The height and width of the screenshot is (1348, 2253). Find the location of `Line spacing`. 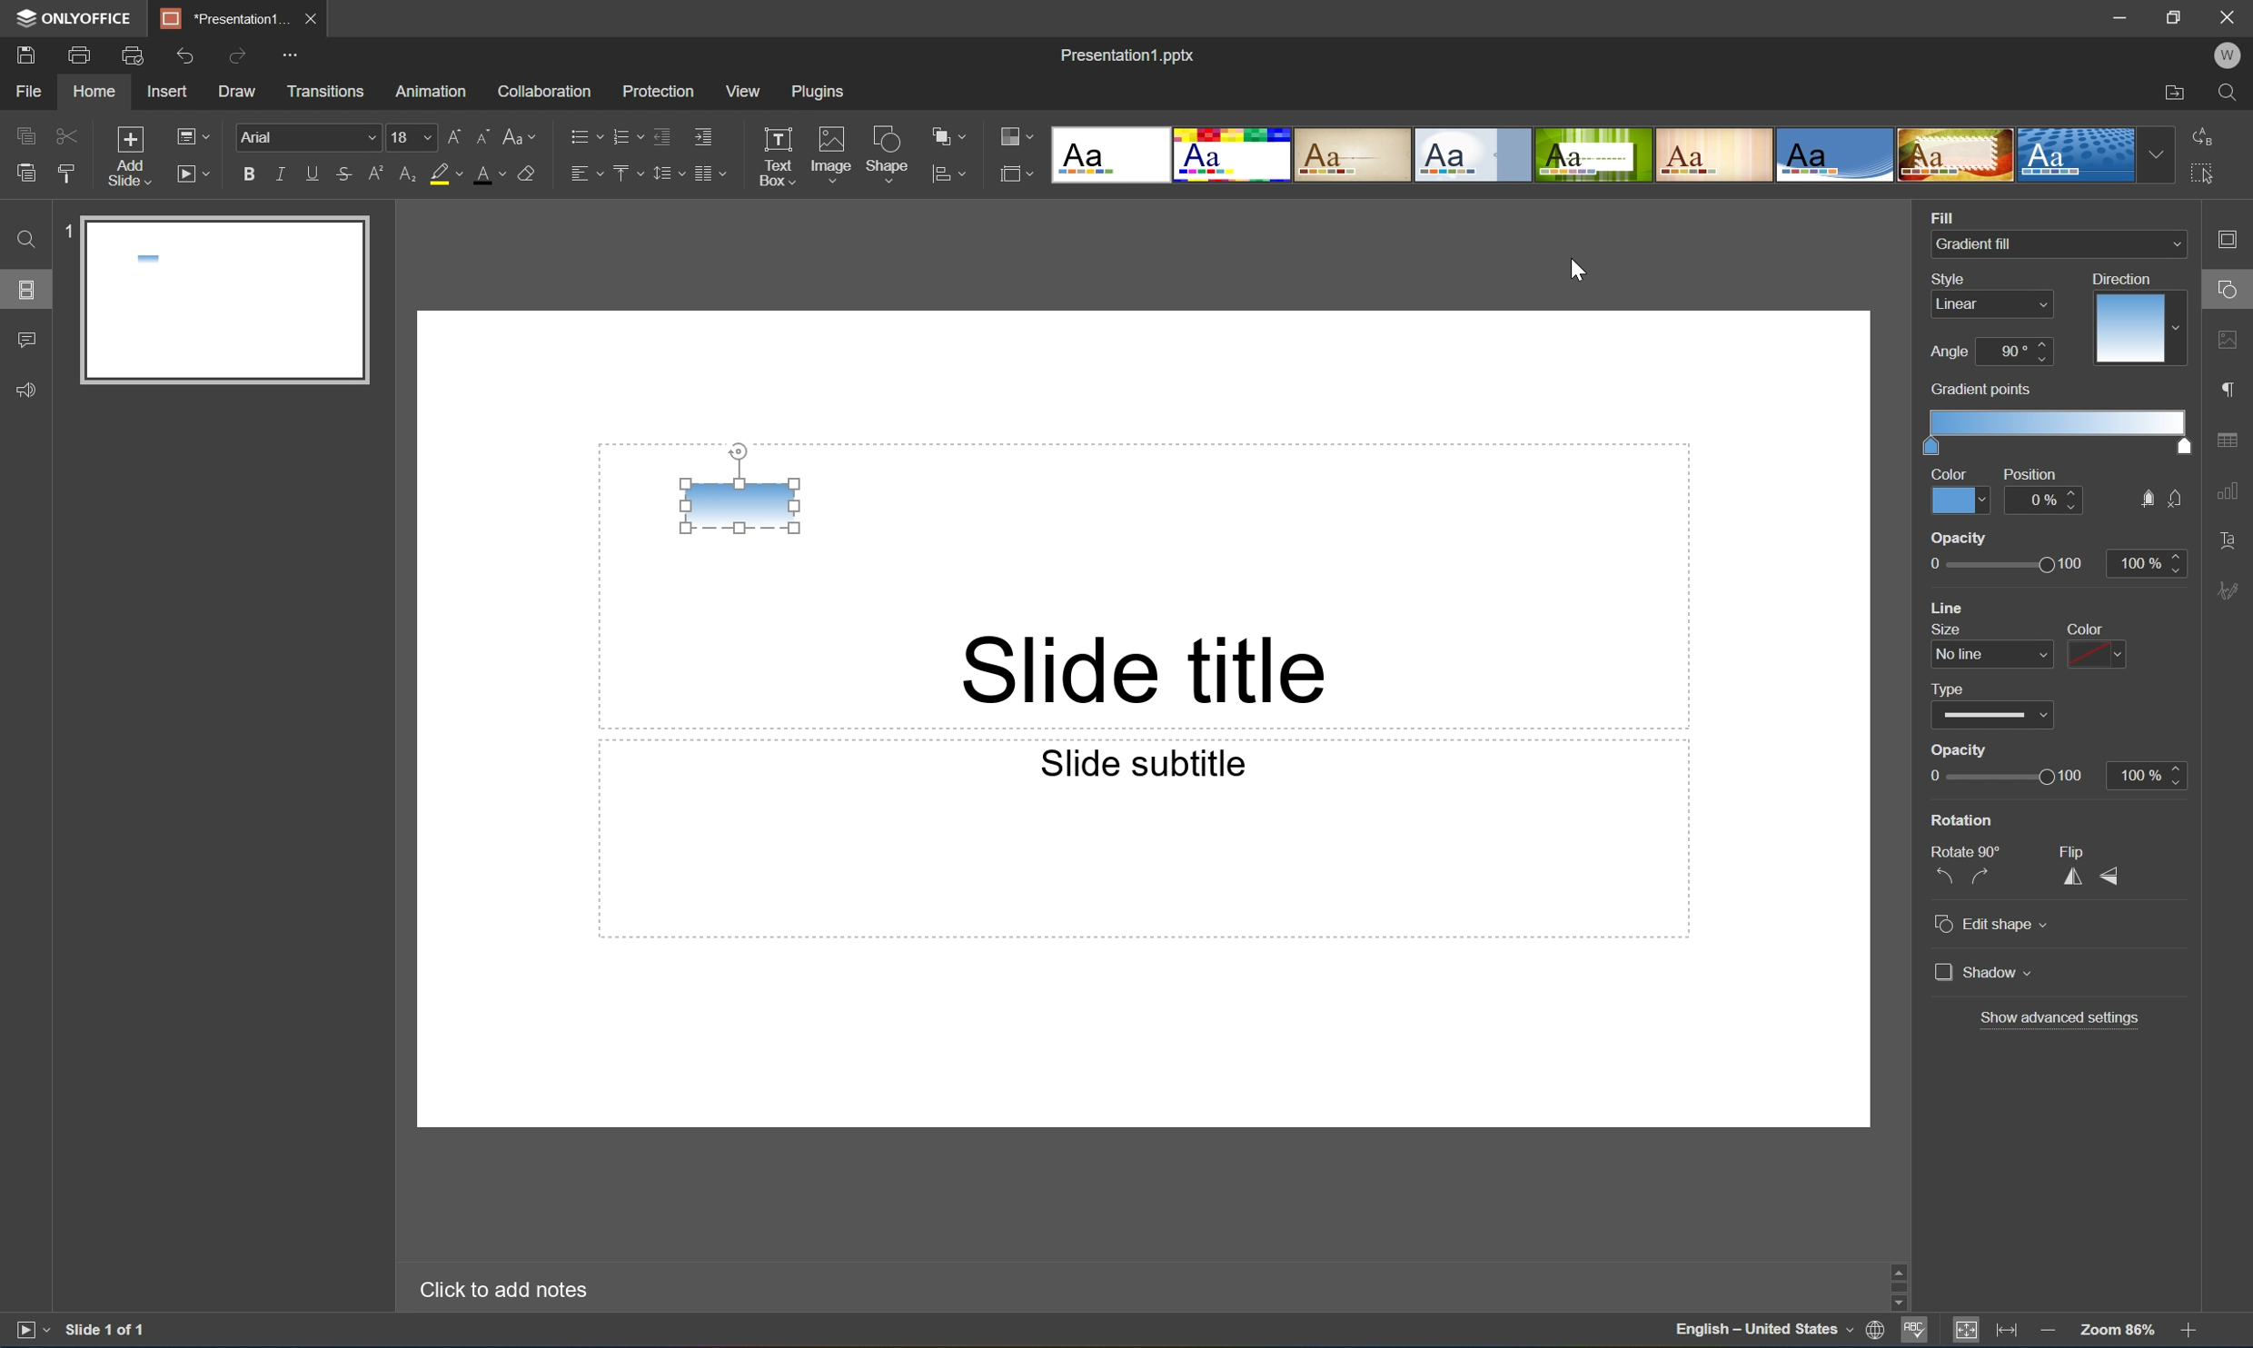

Line spacing is located at coordinates (666, 173).